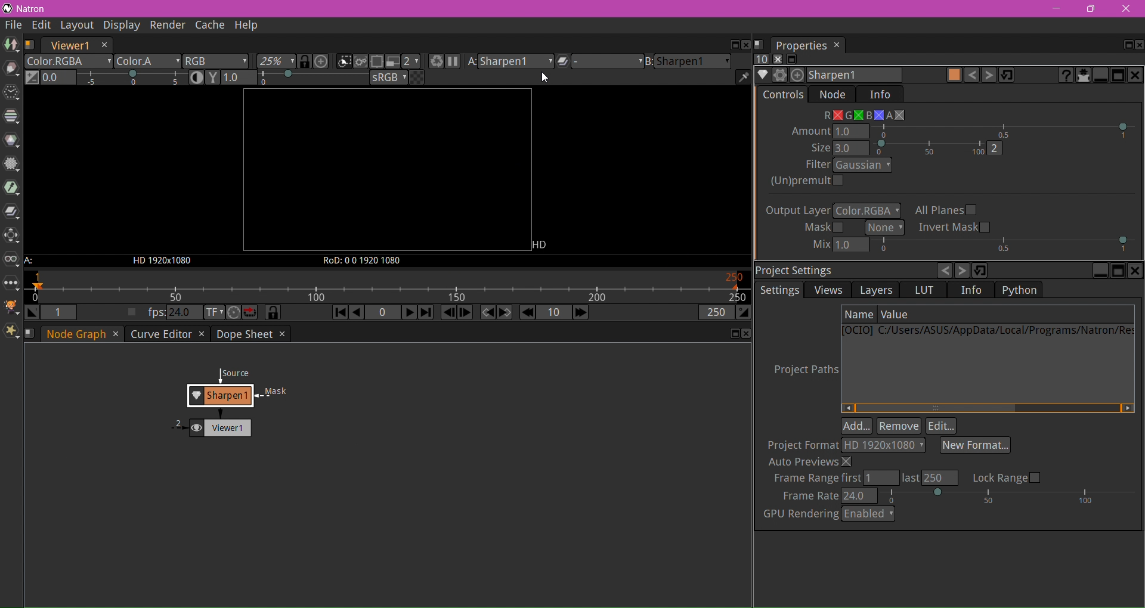 The image size is (1145, 608). I want to click on When unchecked, the playback frame rte is automaticaly set from the Viewer A input, so click(132, 313).